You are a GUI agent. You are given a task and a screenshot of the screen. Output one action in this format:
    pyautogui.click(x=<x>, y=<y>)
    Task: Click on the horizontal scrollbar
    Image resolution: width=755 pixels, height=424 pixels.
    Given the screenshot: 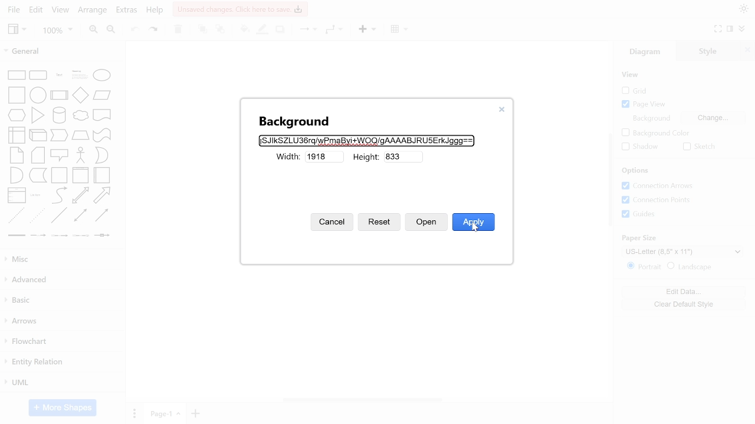 What is the action you would take?
    pyautogui.click(x=363, y=399)
    